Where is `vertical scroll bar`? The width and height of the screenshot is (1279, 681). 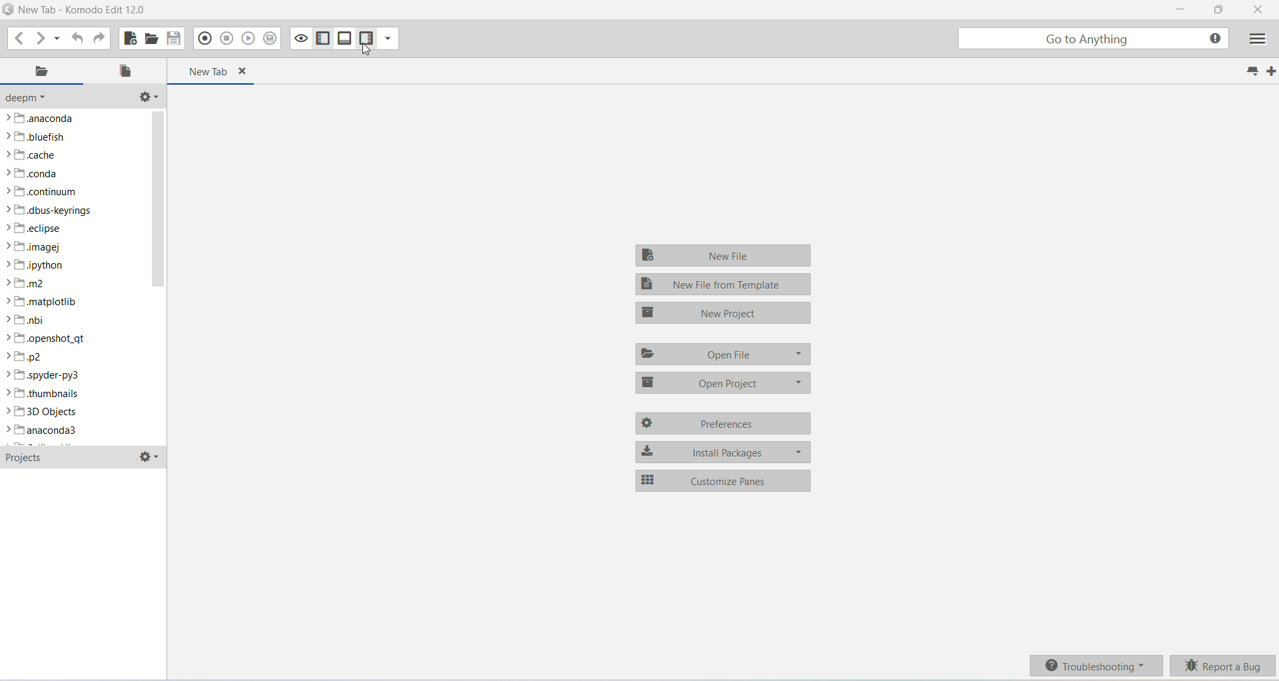 vertical scroll bar is located at coordinates (154, 276).